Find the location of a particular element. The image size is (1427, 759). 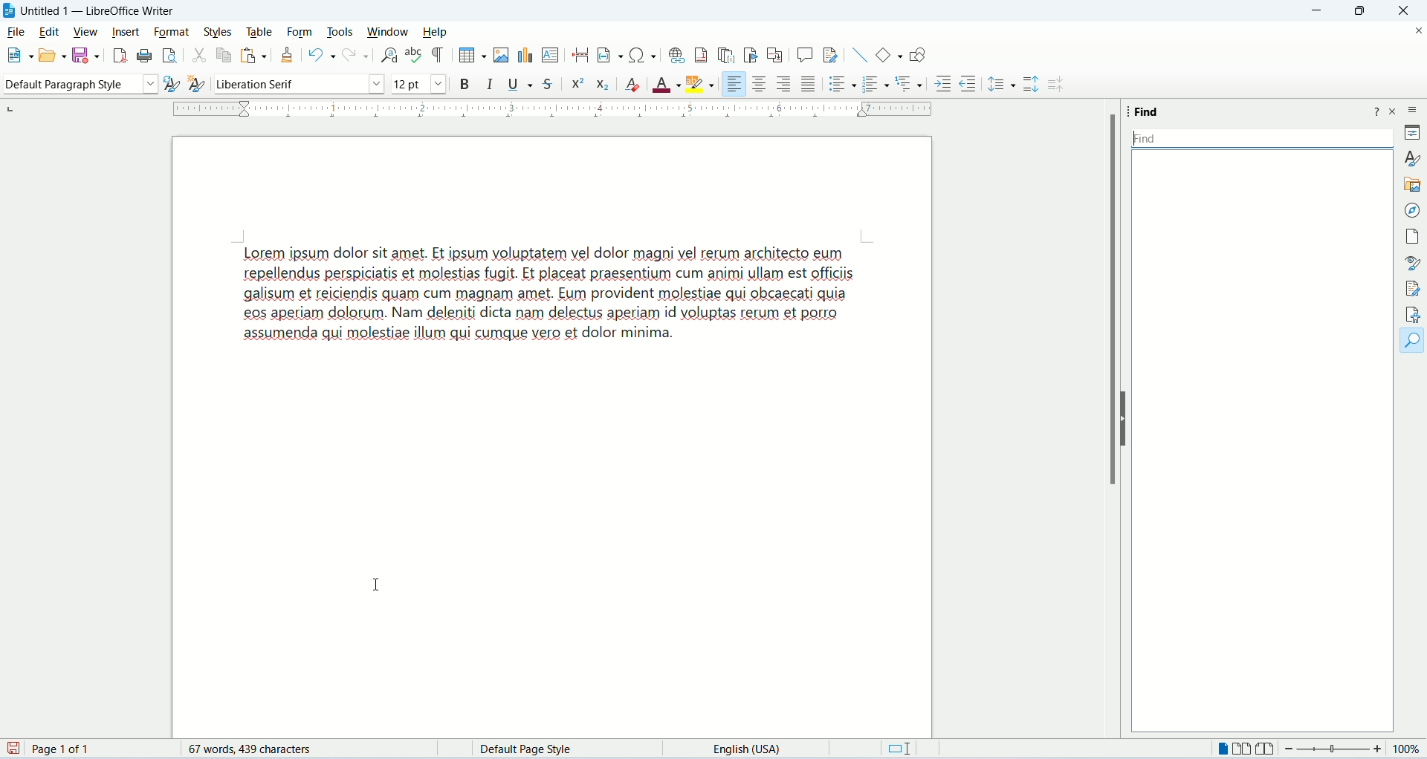

find is located at coordinates (1149, 114).